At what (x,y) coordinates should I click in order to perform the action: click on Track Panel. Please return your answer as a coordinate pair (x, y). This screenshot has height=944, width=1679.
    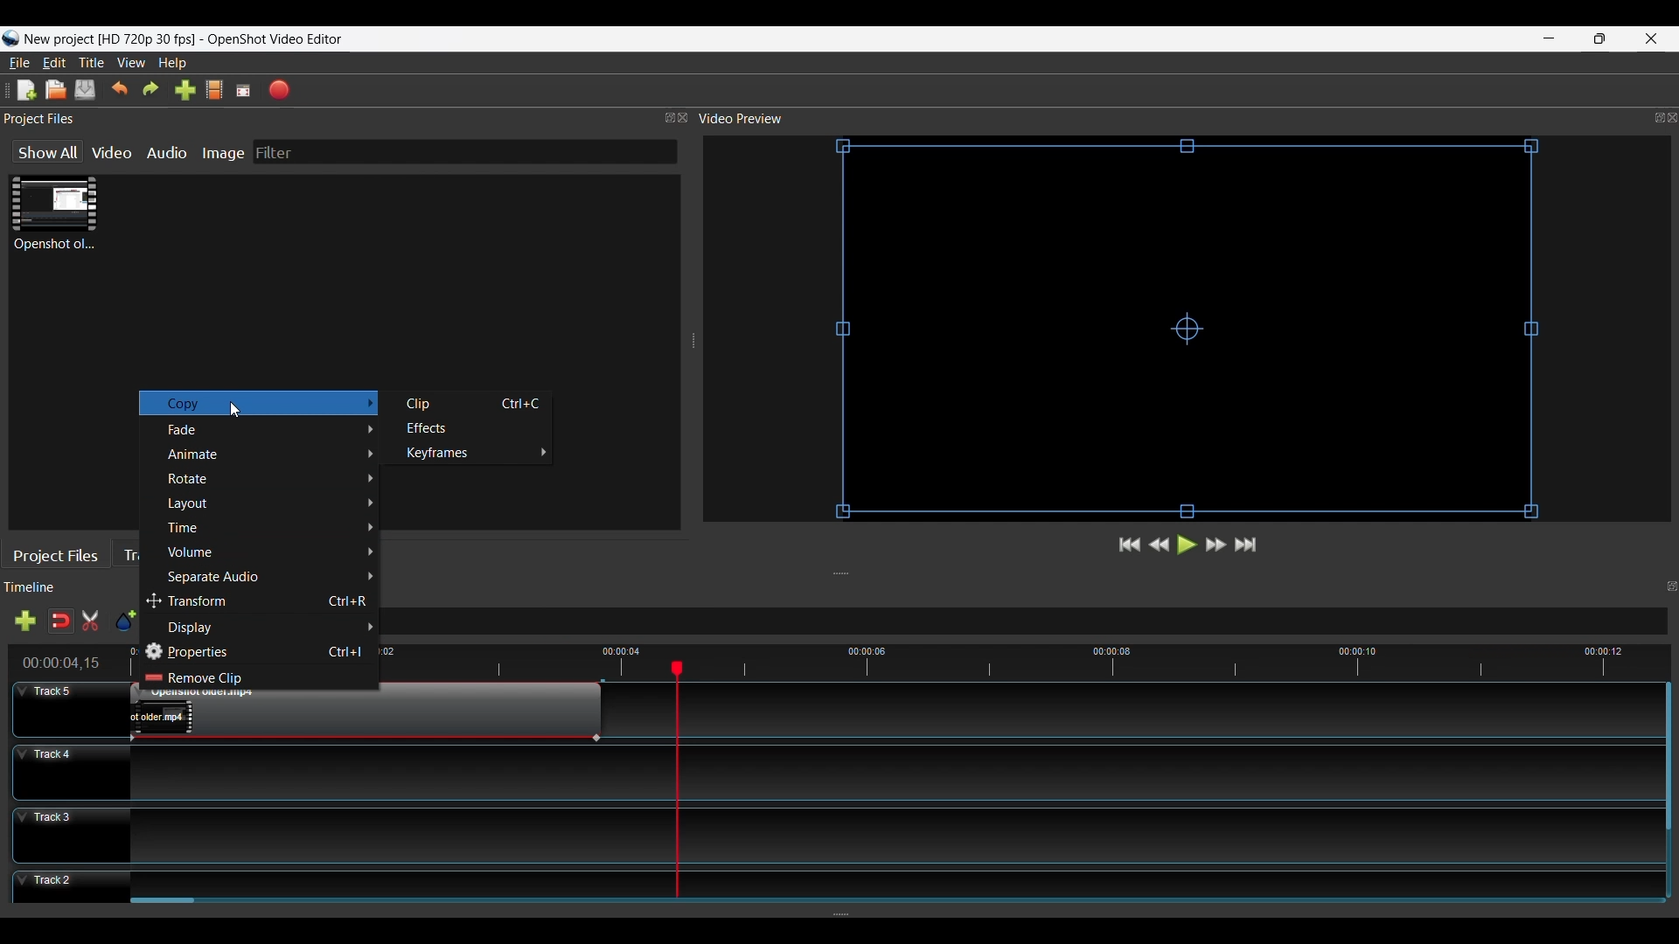
    Looking at the image, I should click on (888, 881).